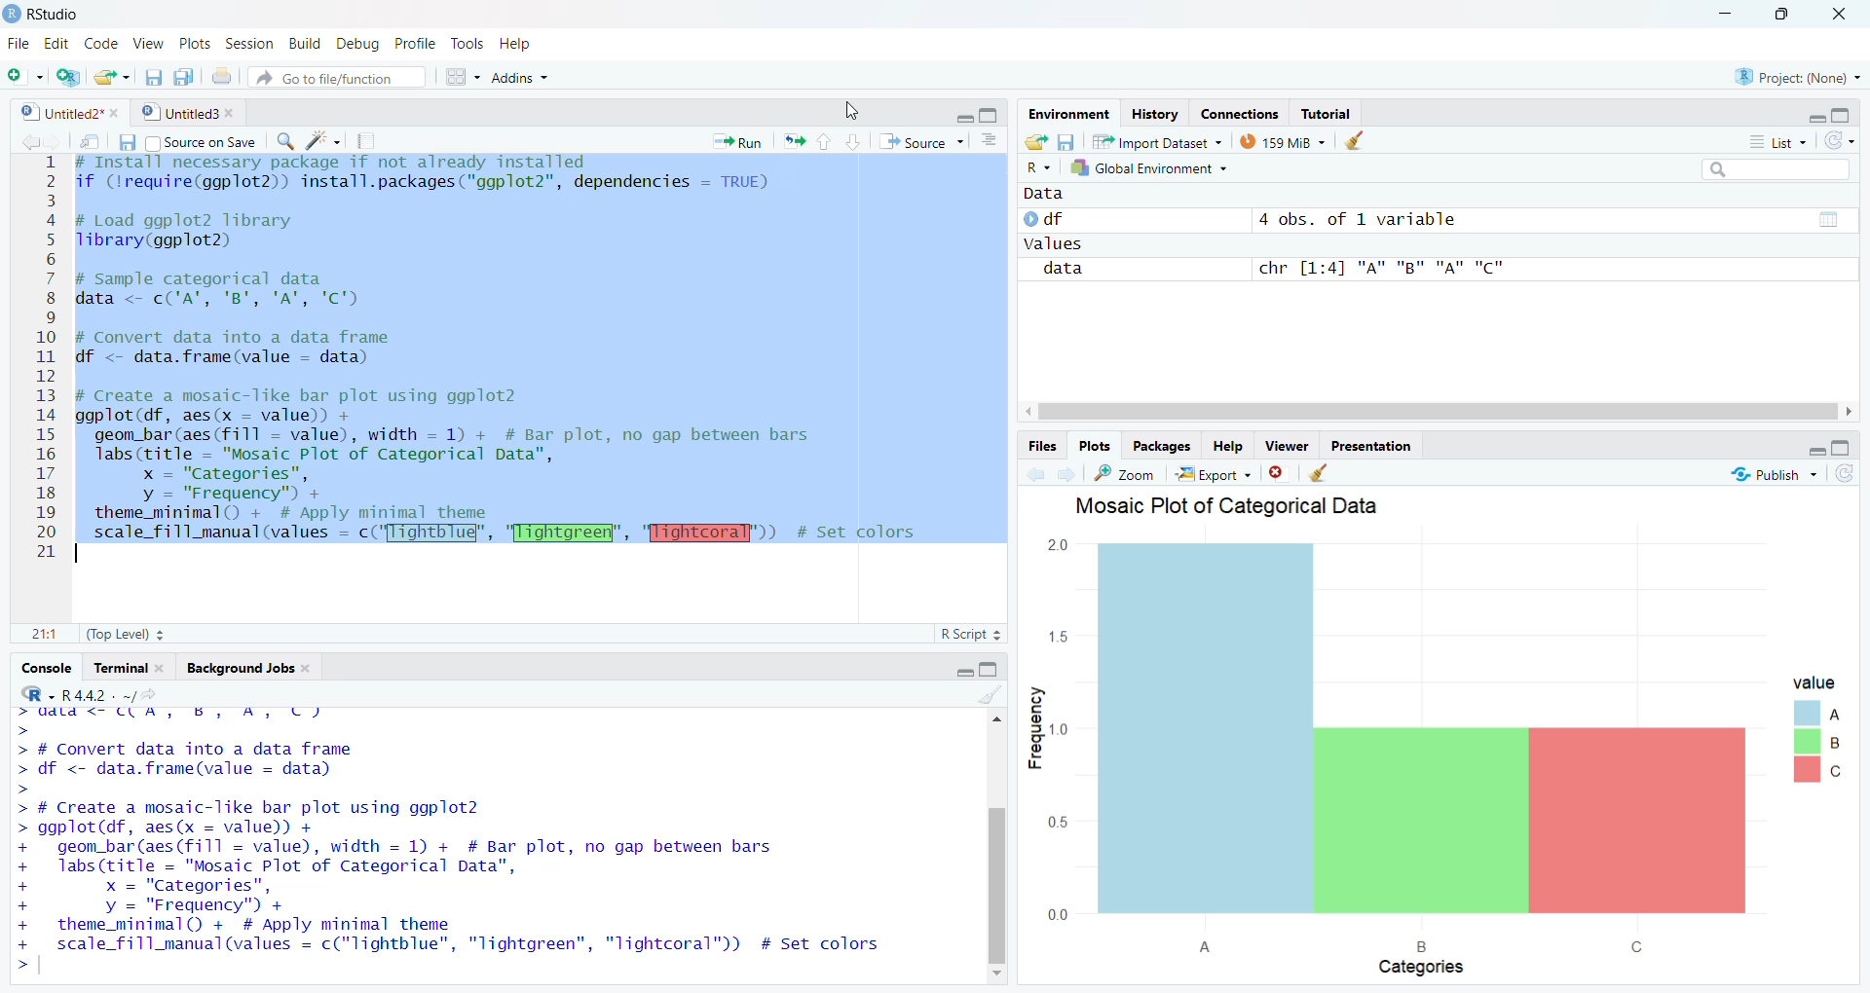 This screenshot has width=1870, height=993. Describe the element at coordinates (1057, 244) in the screenshot. I see `Values` at that location.